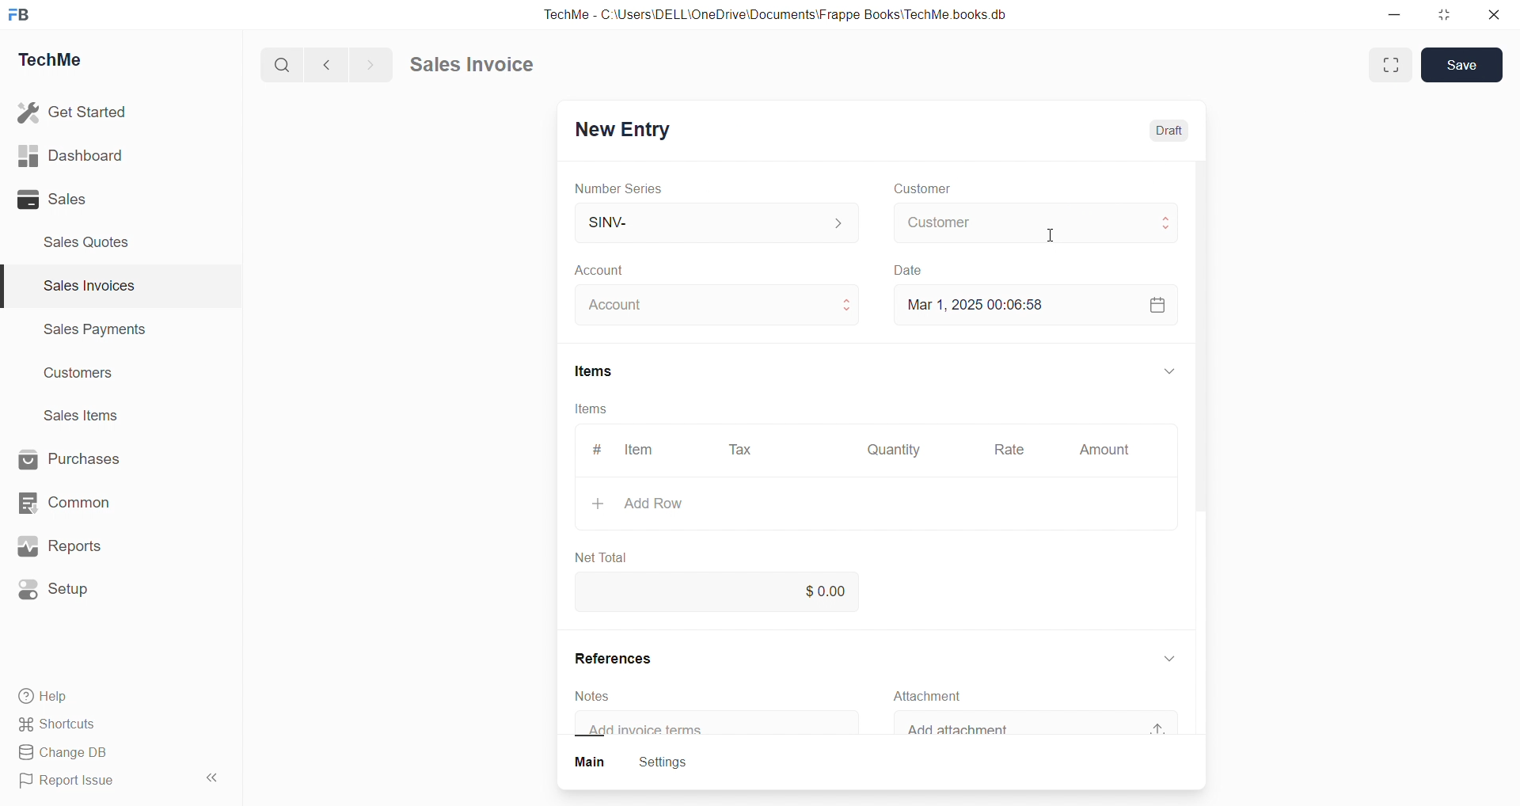 This screenshot has width=1520, height=806. Describe the element at coordinates (82, 288) in the screenshot. I see `Sales Invoices` at that location.